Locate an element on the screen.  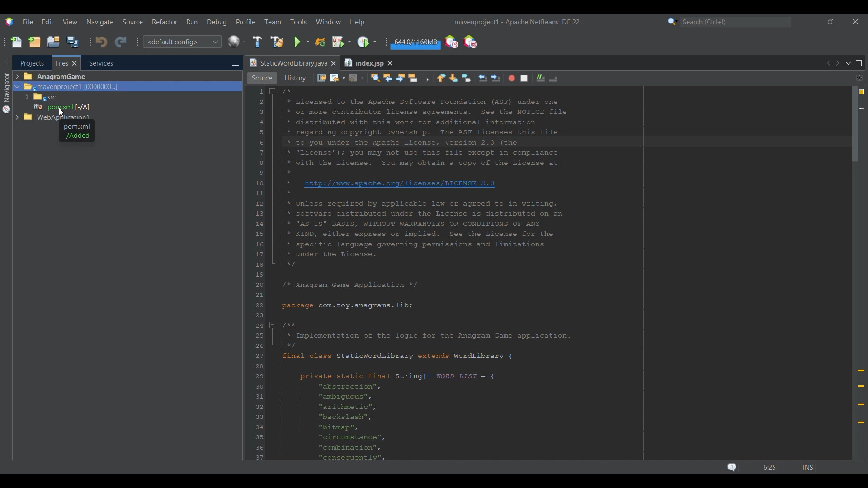
Toggle highlight search is located at coordinates (413, 78).